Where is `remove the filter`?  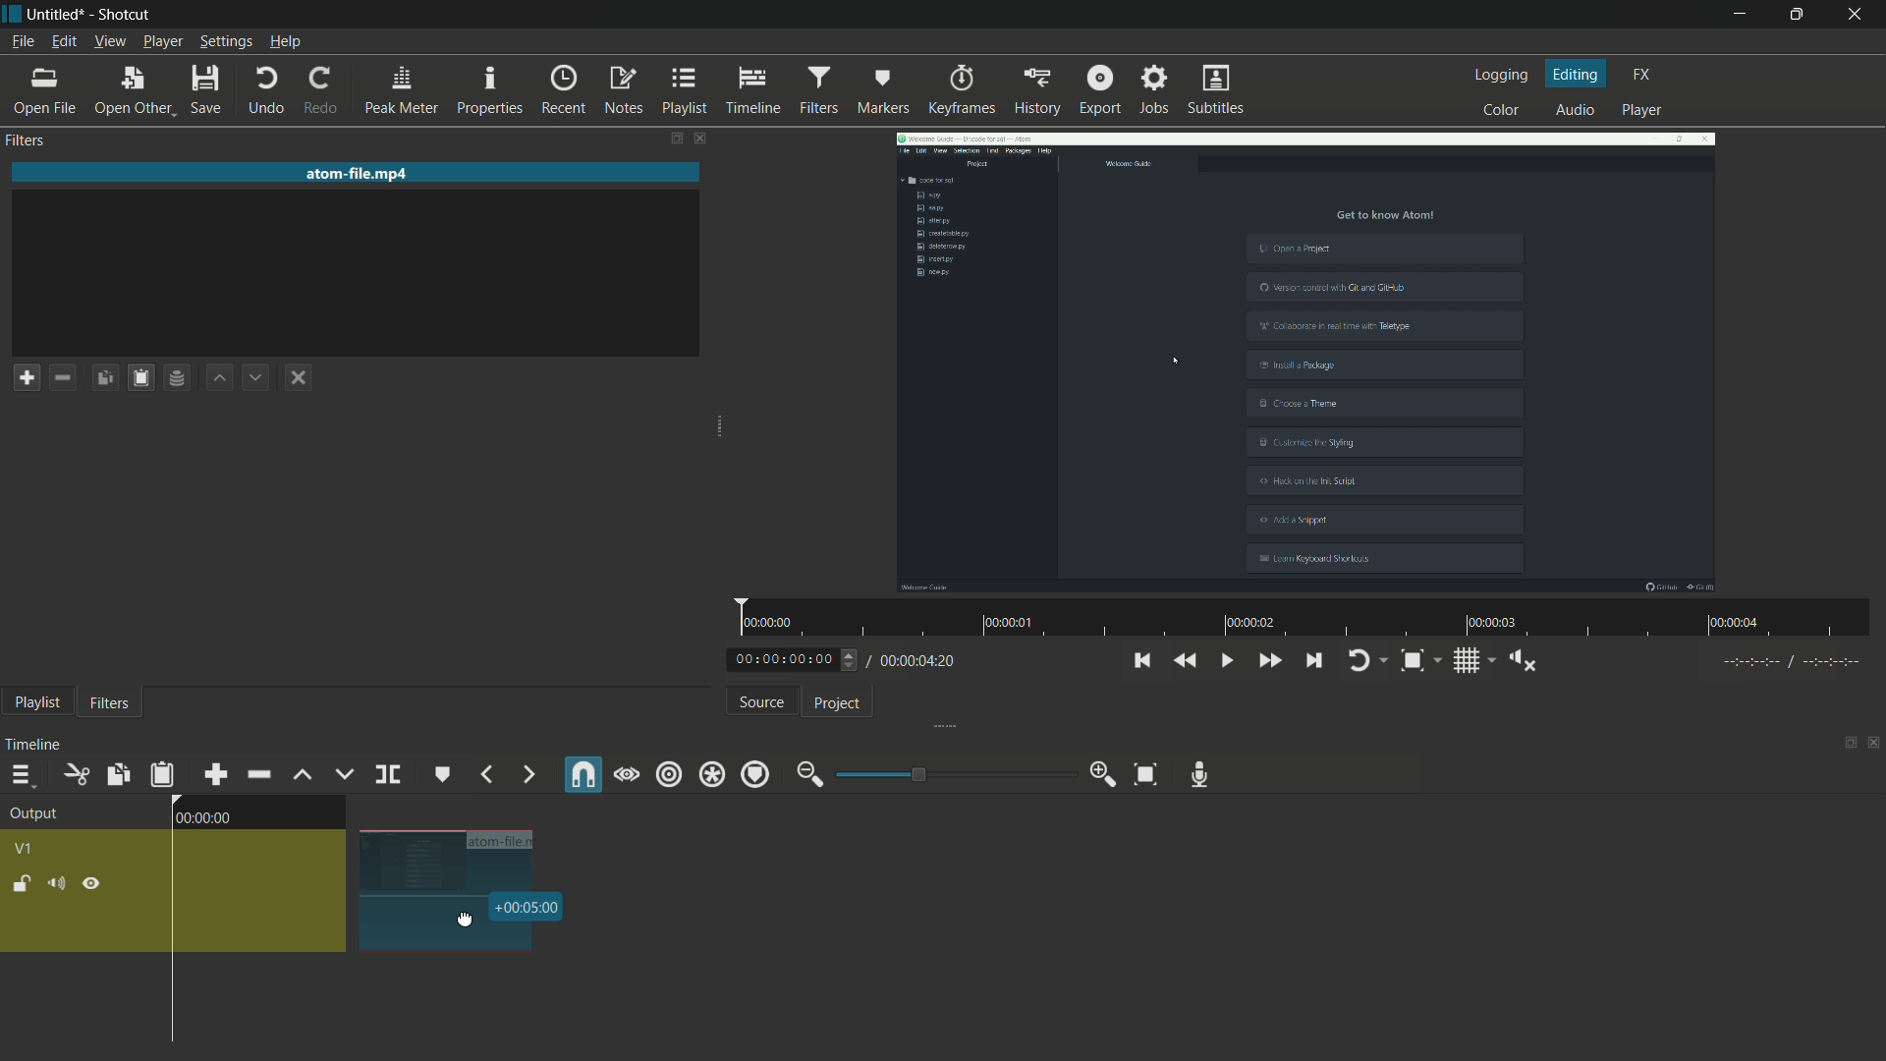
remove the filter is located at coordinates (62, 379).